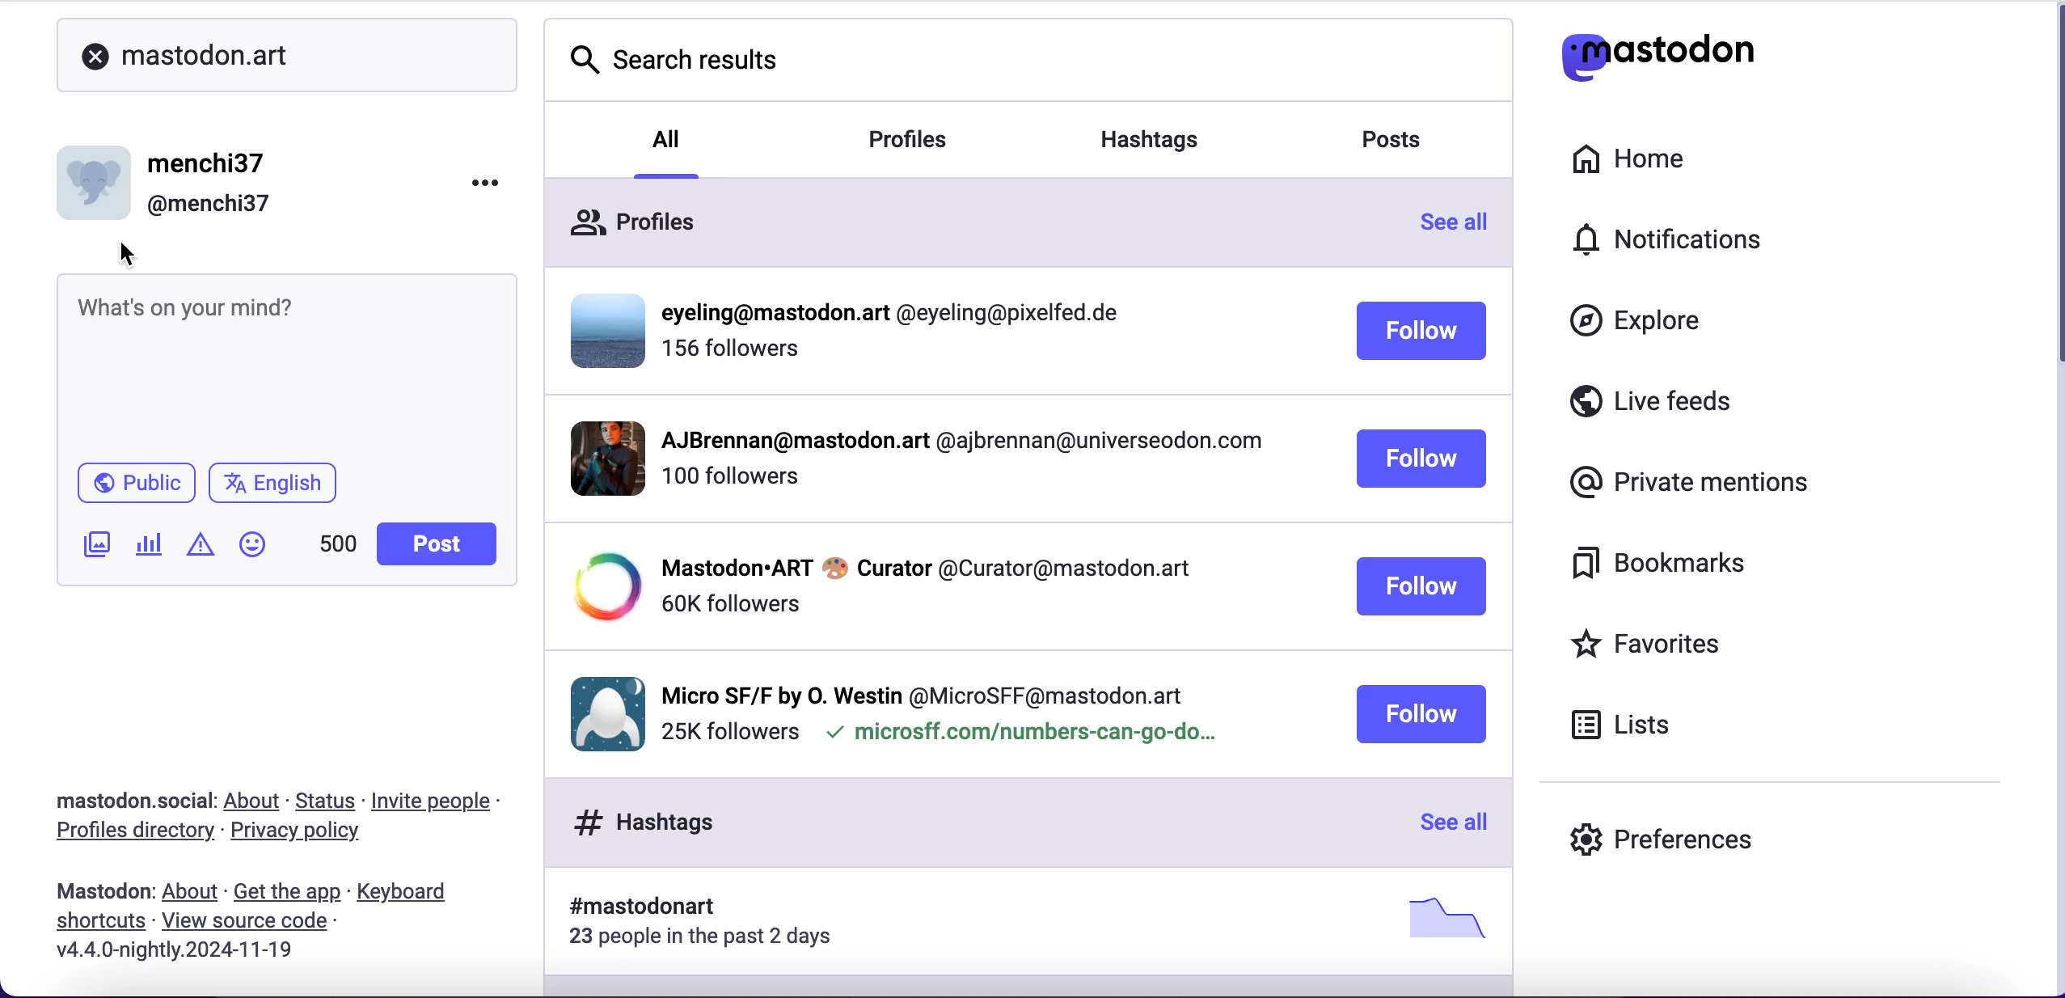 This screenshot has width=2065, height=998. Describe the element at coordinates (152, 543) in the screenshot. I see `add poll` at that location.